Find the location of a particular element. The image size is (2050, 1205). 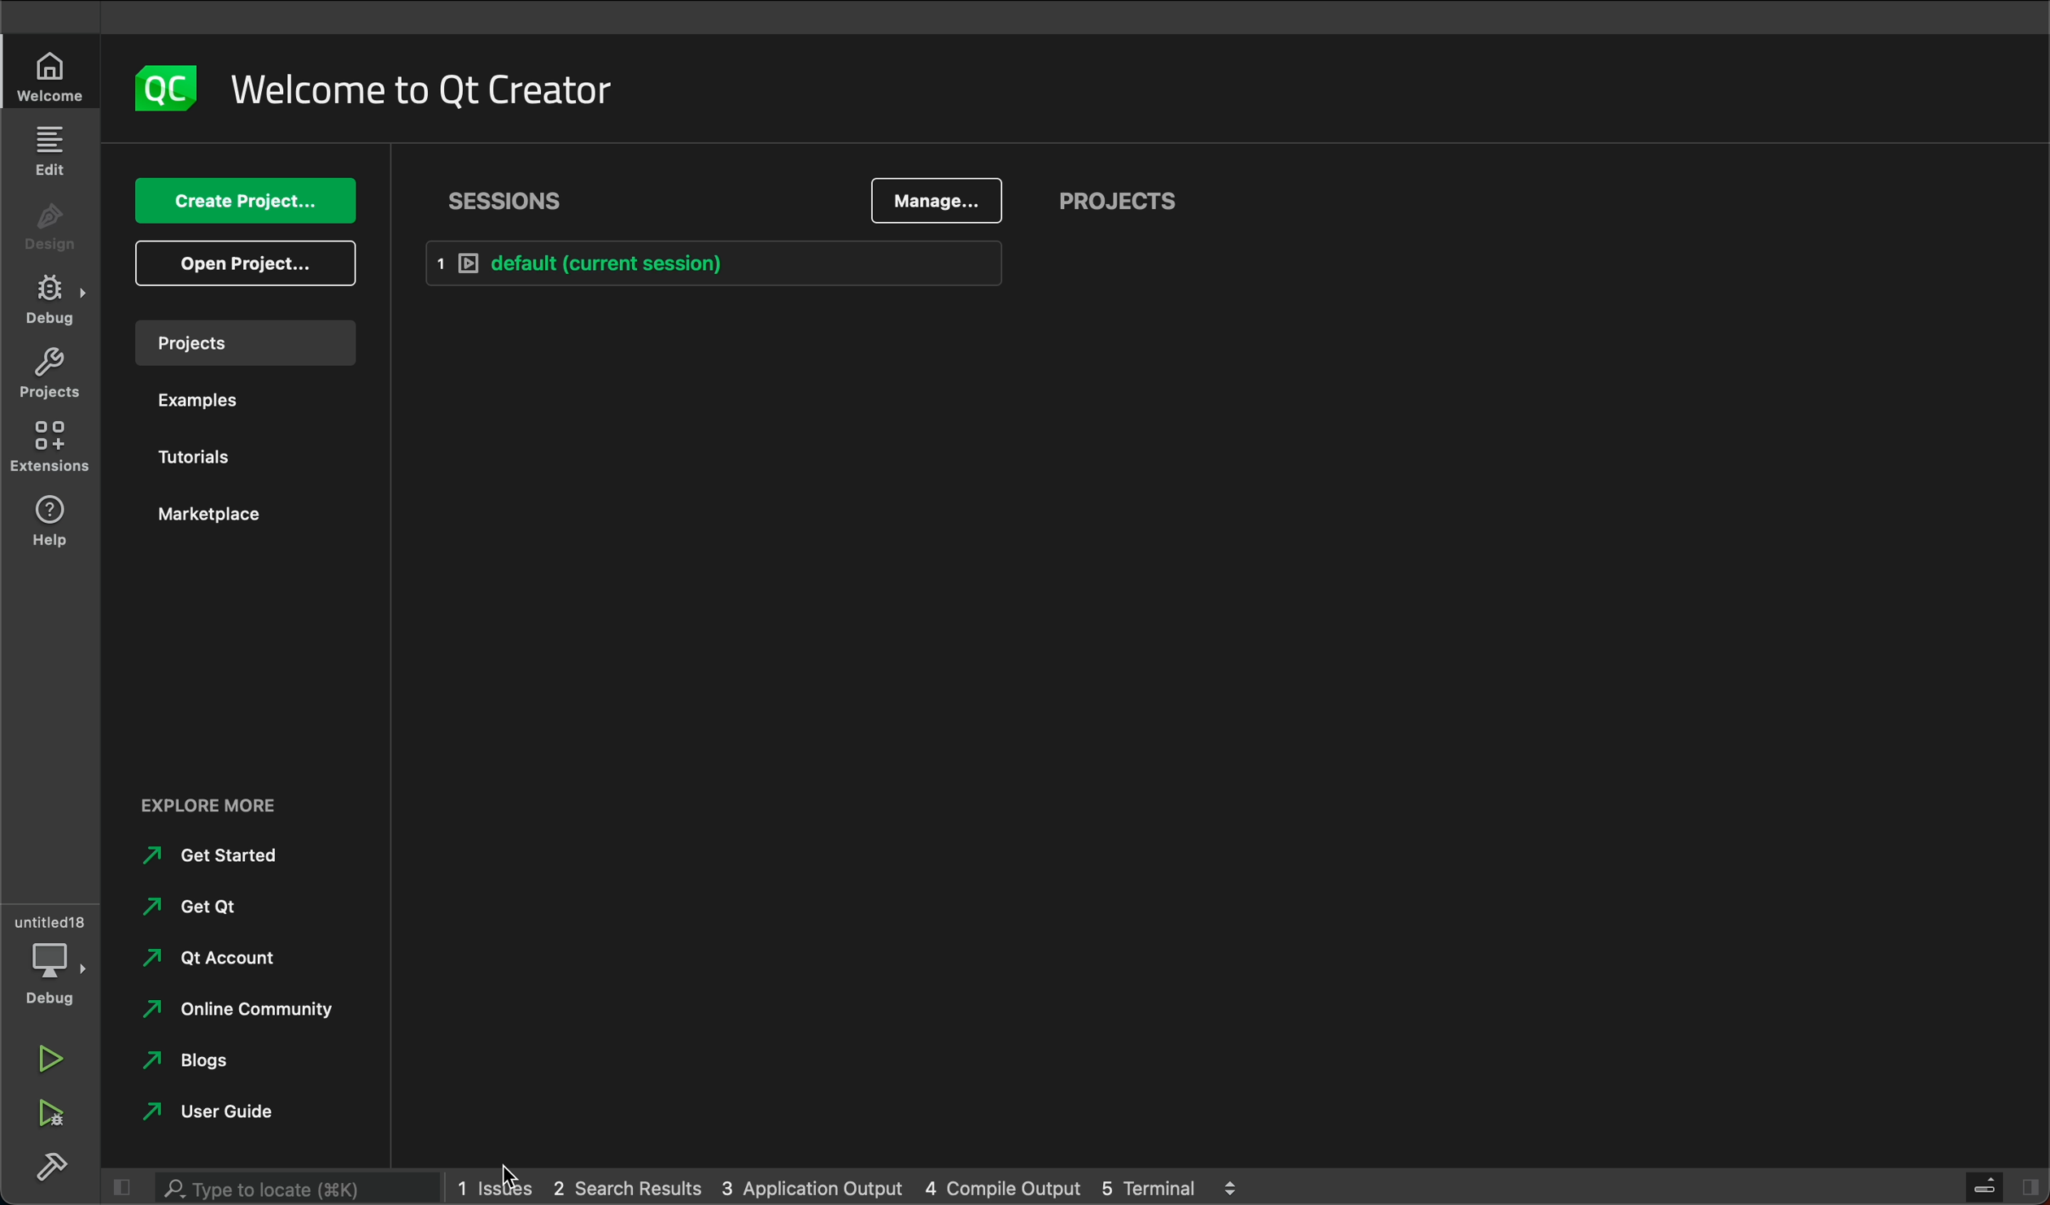

close slidebar is located at coordinates (120, 1186).